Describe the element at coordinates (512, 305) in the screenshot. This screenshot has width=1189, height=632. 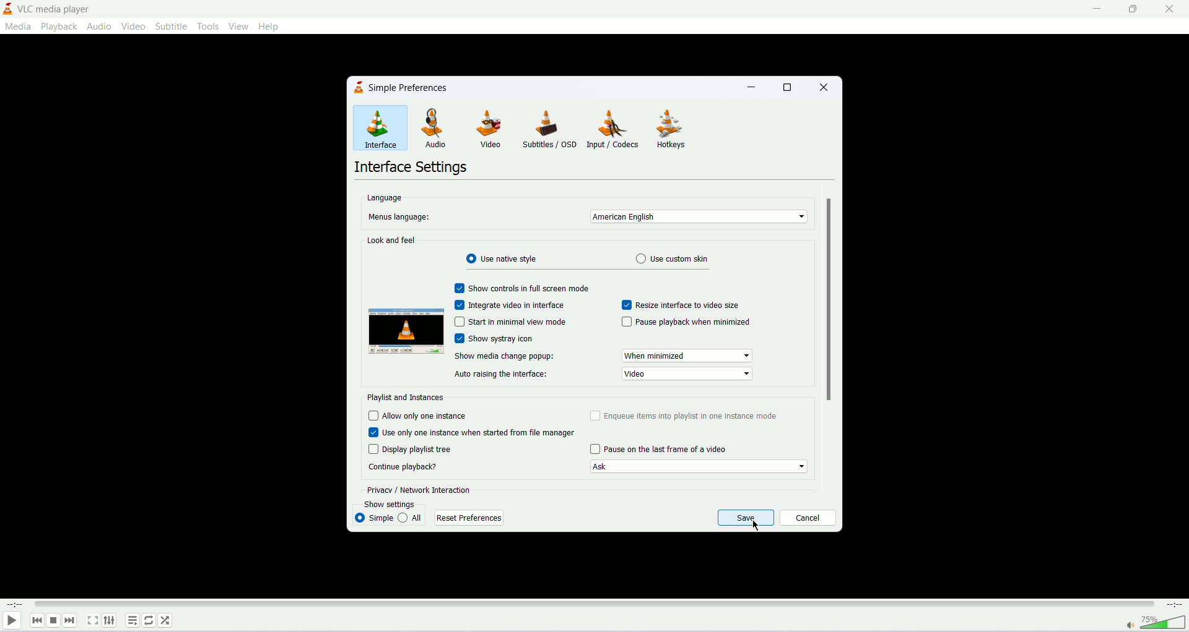
I see `integrate video` at that location.